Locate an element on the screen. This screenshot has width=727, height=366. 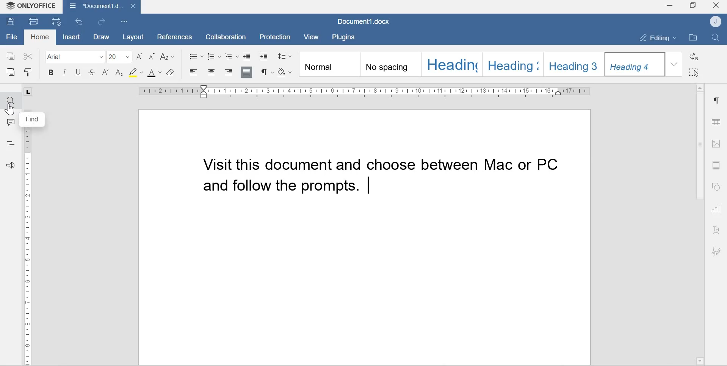
Underline is located at coordinates (78, 74).